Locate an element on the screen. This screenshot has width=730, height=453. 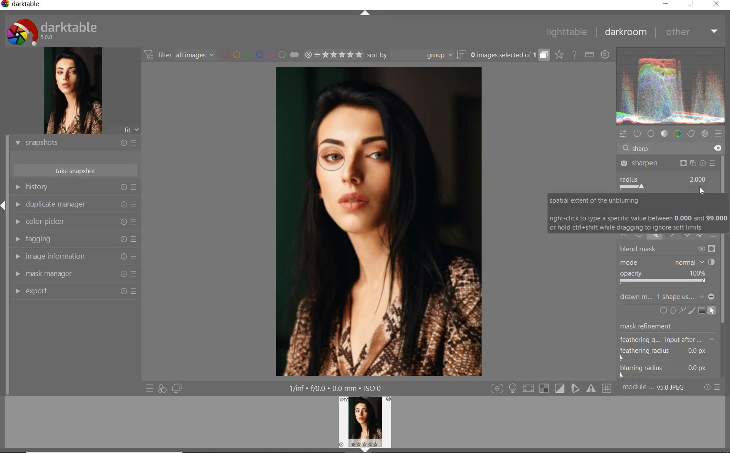
sort is located at coordinates (416, 55).